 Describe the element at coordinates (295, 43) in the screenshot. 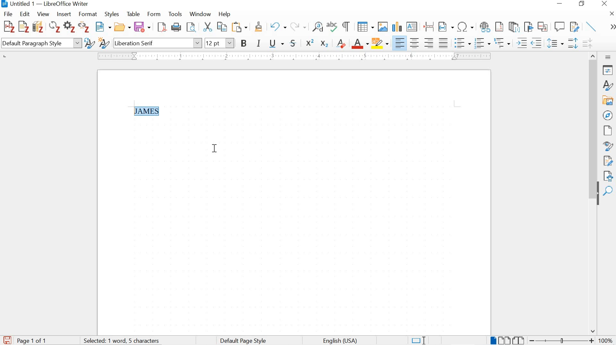

I see `strikethrough` at that location.